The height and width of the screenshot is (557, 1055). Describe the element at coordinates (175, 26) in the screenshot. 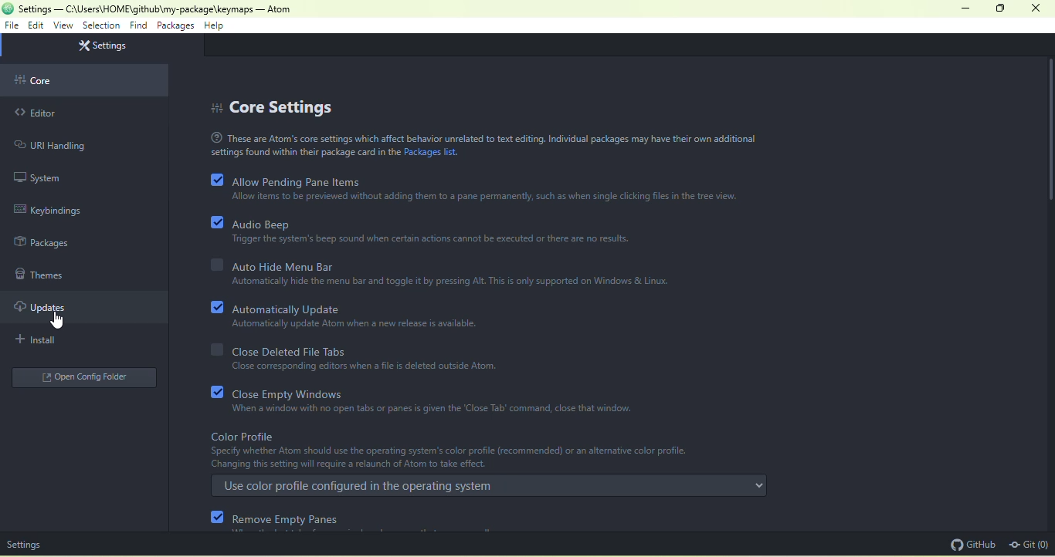

I see `packages` at that location.